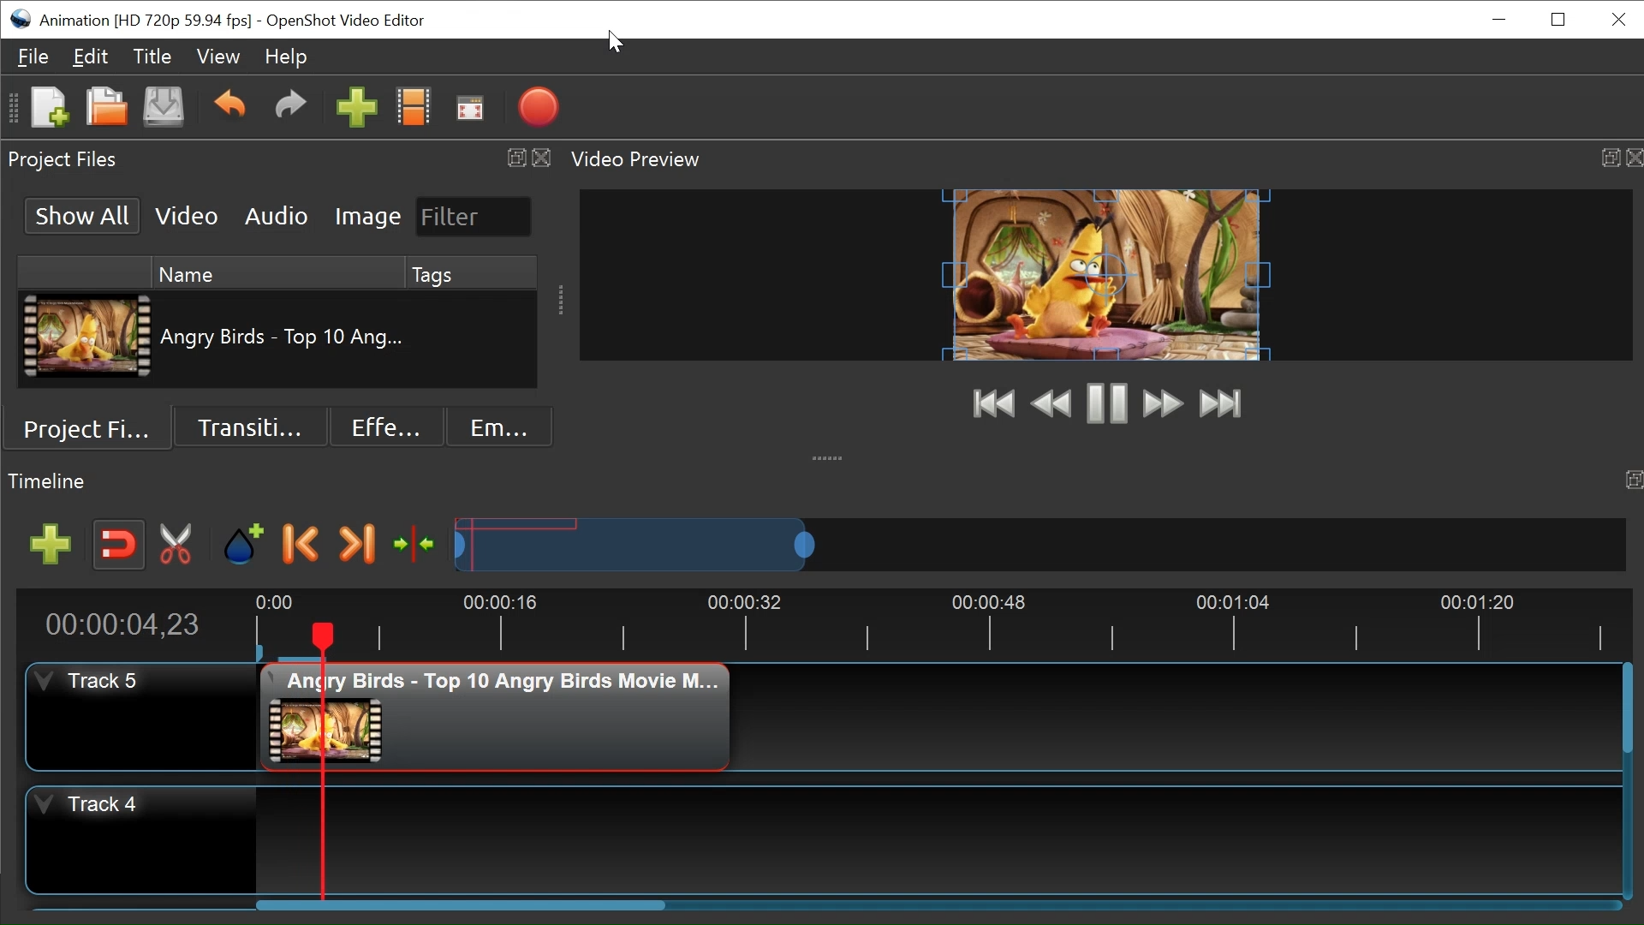 The image size is (1644, 925). What do you see at coordinates (47, 105) in the screenshot?
I see `New Project` at bounding box center [47, 105].